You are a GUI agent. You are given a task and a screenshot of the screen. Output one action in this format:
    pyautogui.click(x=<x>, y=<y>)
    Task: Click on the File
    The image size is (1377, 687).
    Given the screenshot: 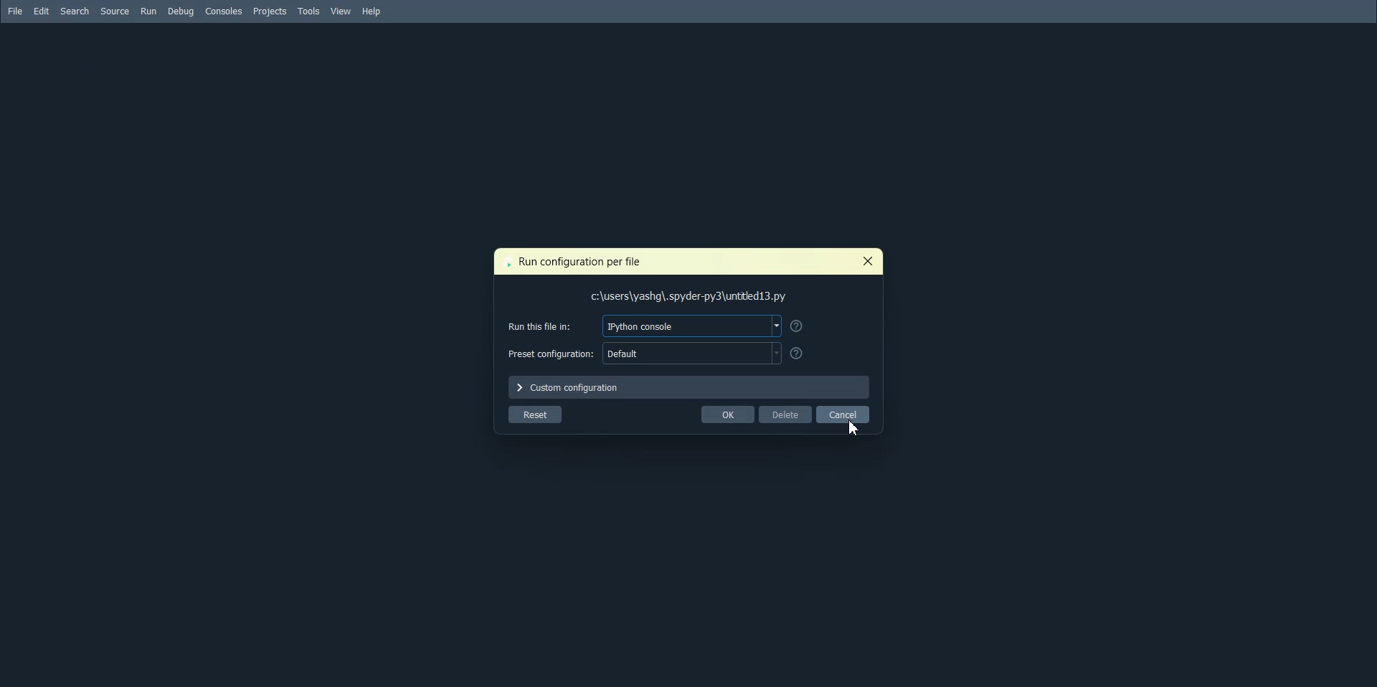 What is the action you would take?
    pyautogui.click(x=15, y=10)
    